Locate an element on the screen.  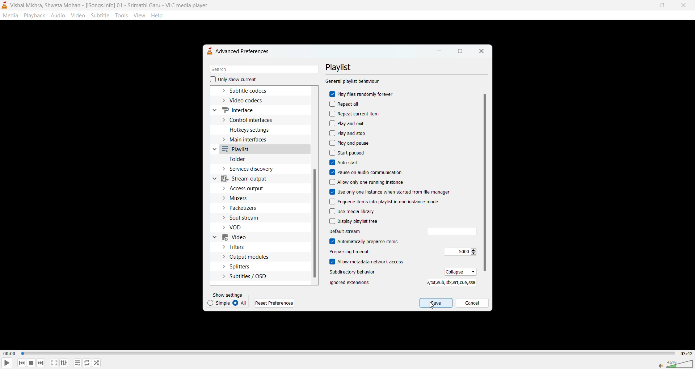
use only one instance  is located at coordinates (390, 192).